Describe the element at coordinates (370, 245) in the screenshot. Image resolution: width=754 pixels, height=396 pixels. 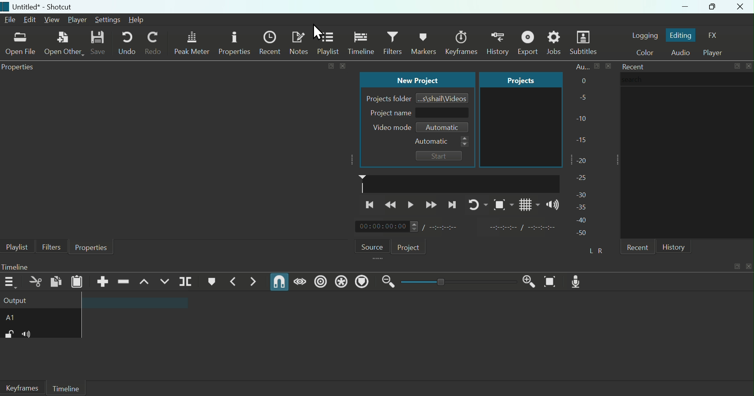
I see `Source` at that location.